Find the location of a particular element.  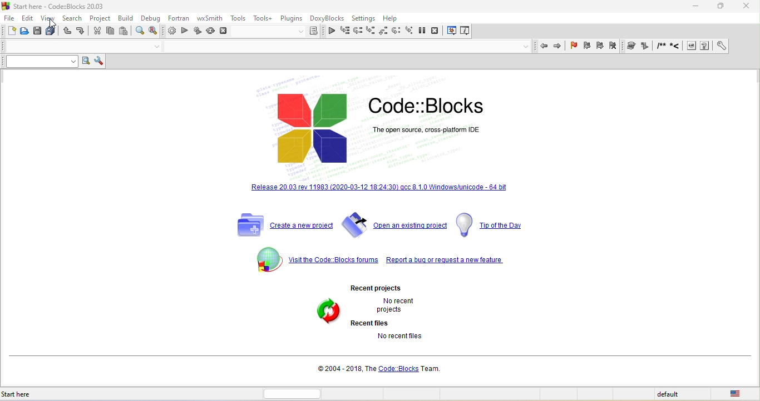

open an existing project is located at coordinates (396, 224).